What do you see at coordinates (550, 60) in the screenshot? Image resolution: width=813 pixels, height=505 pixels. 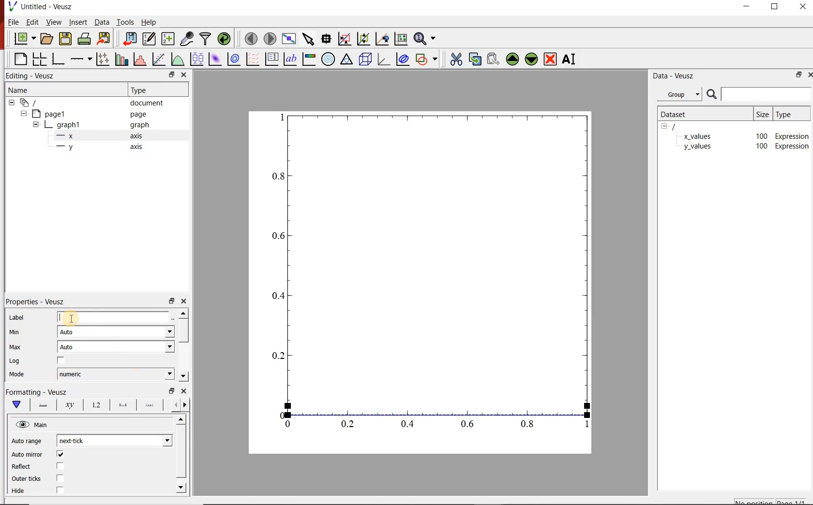 I see `remove the selected widget` at bounding box center [550, 60].